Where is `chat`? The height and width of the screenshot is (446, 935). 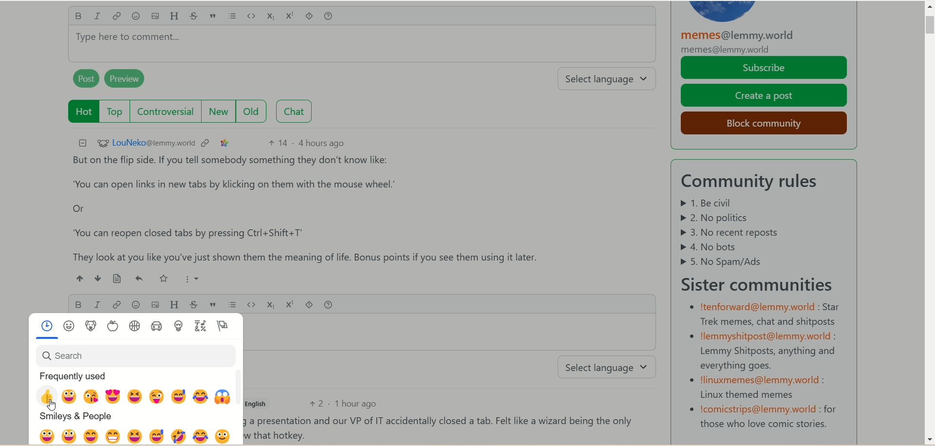 chat is located at coordinates (298, 111).